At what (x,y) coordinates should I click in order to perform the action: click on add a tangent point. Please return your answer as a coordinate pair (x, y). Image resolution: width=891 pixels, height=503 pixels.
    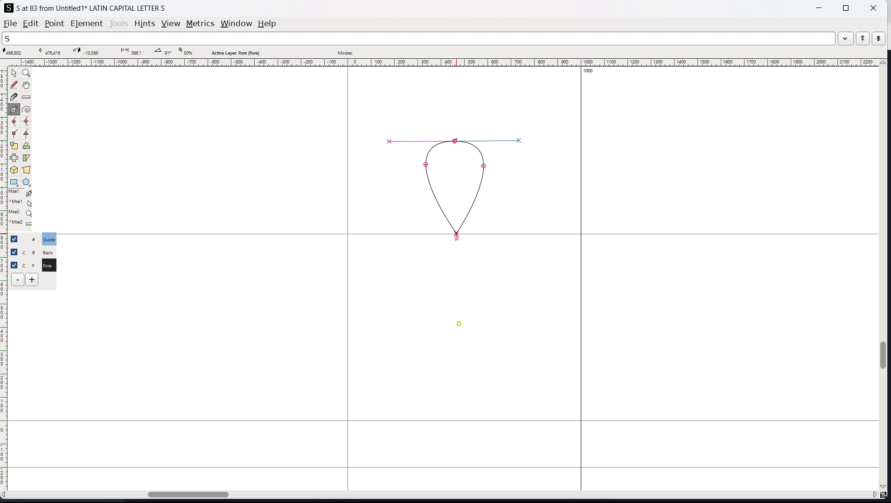
    Looking at the image, I should click on (27, 134).